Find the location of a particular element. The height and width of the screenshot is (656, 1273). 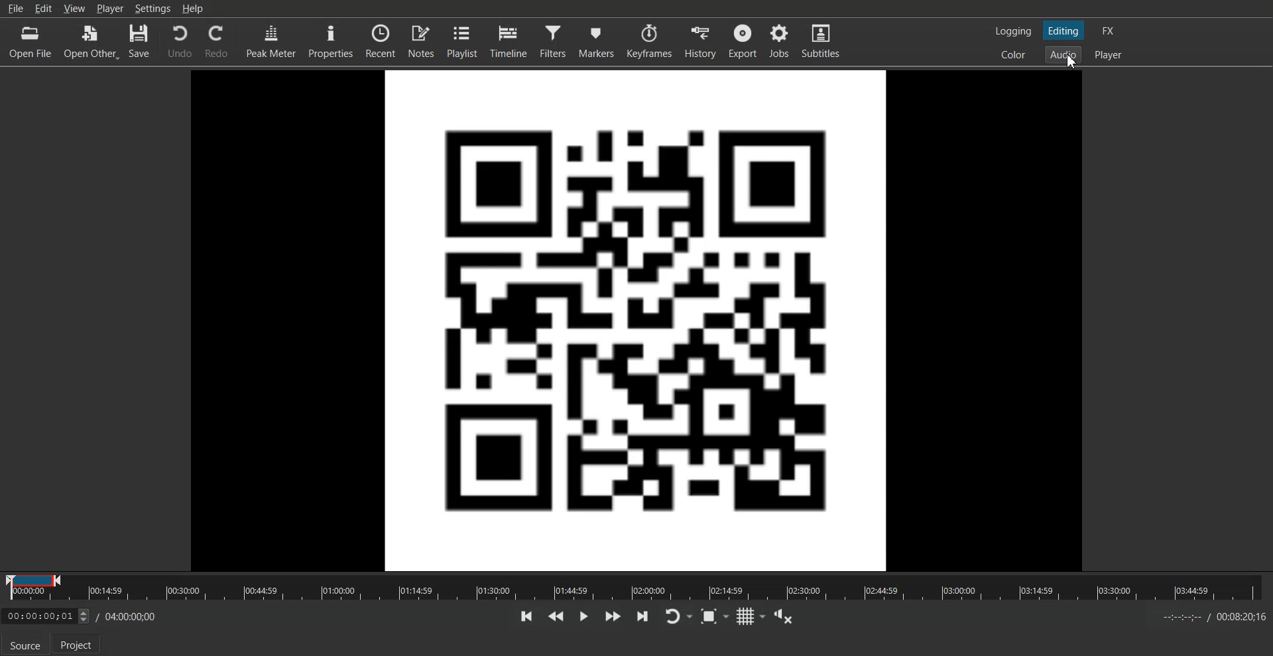

Skip to the previous point is located at coordinates (526, 616).